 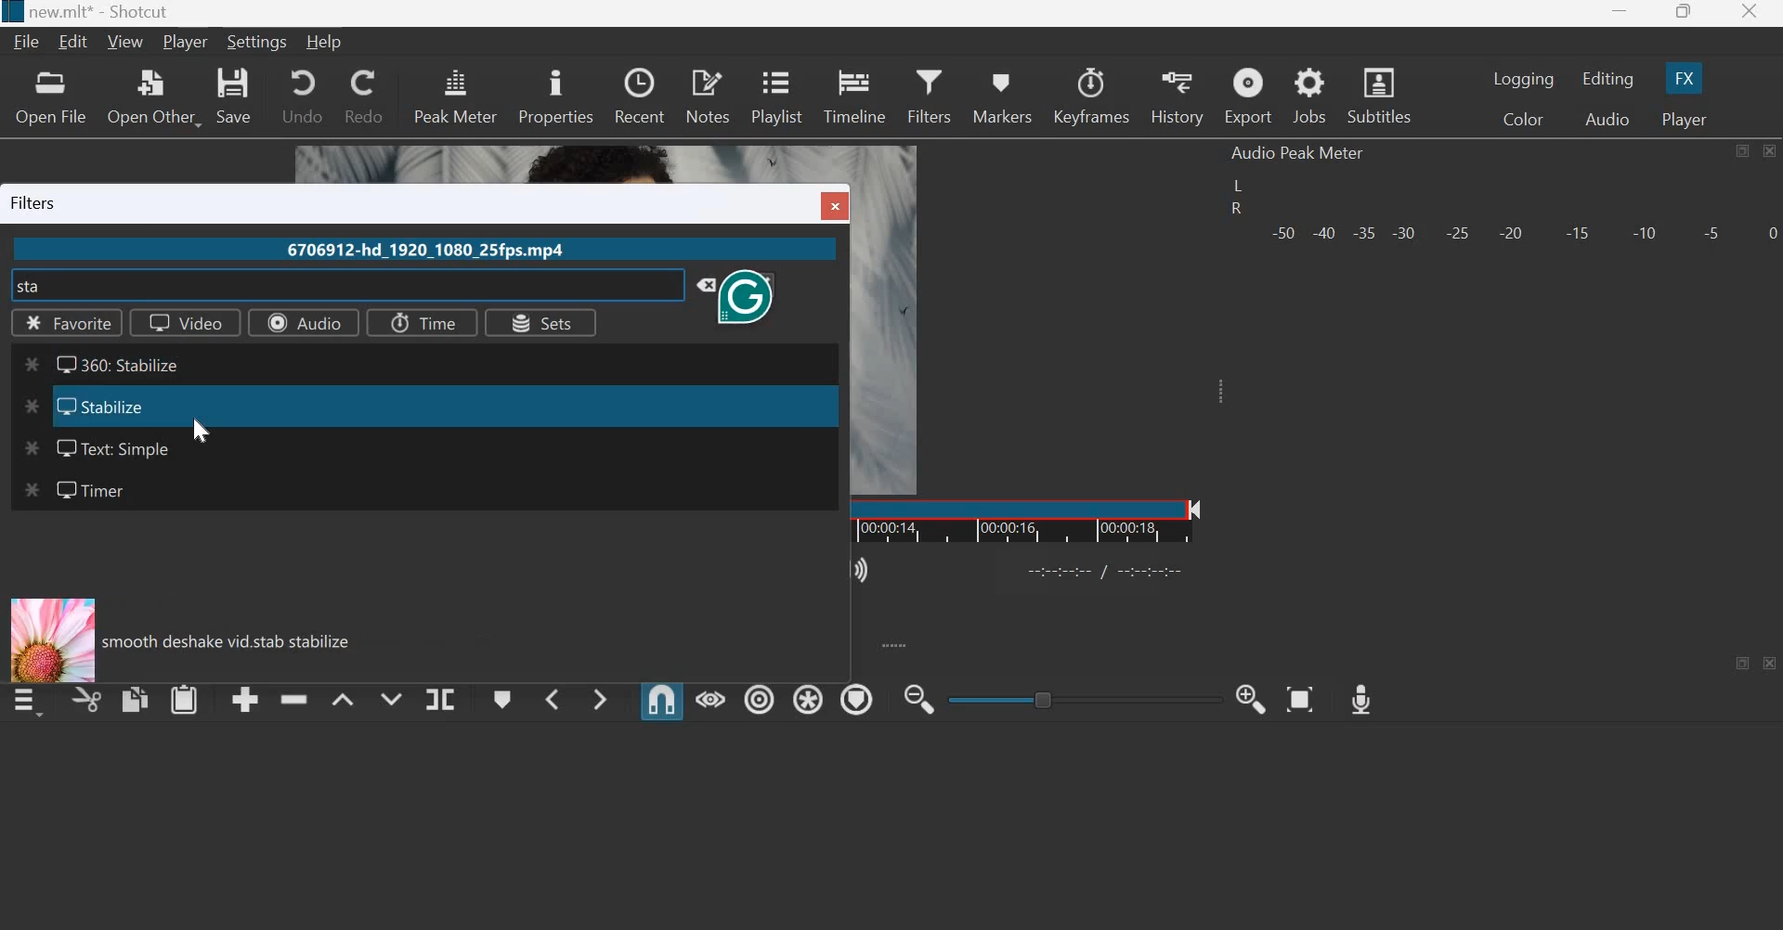 I want to click on save, so click(x=238, y=97).